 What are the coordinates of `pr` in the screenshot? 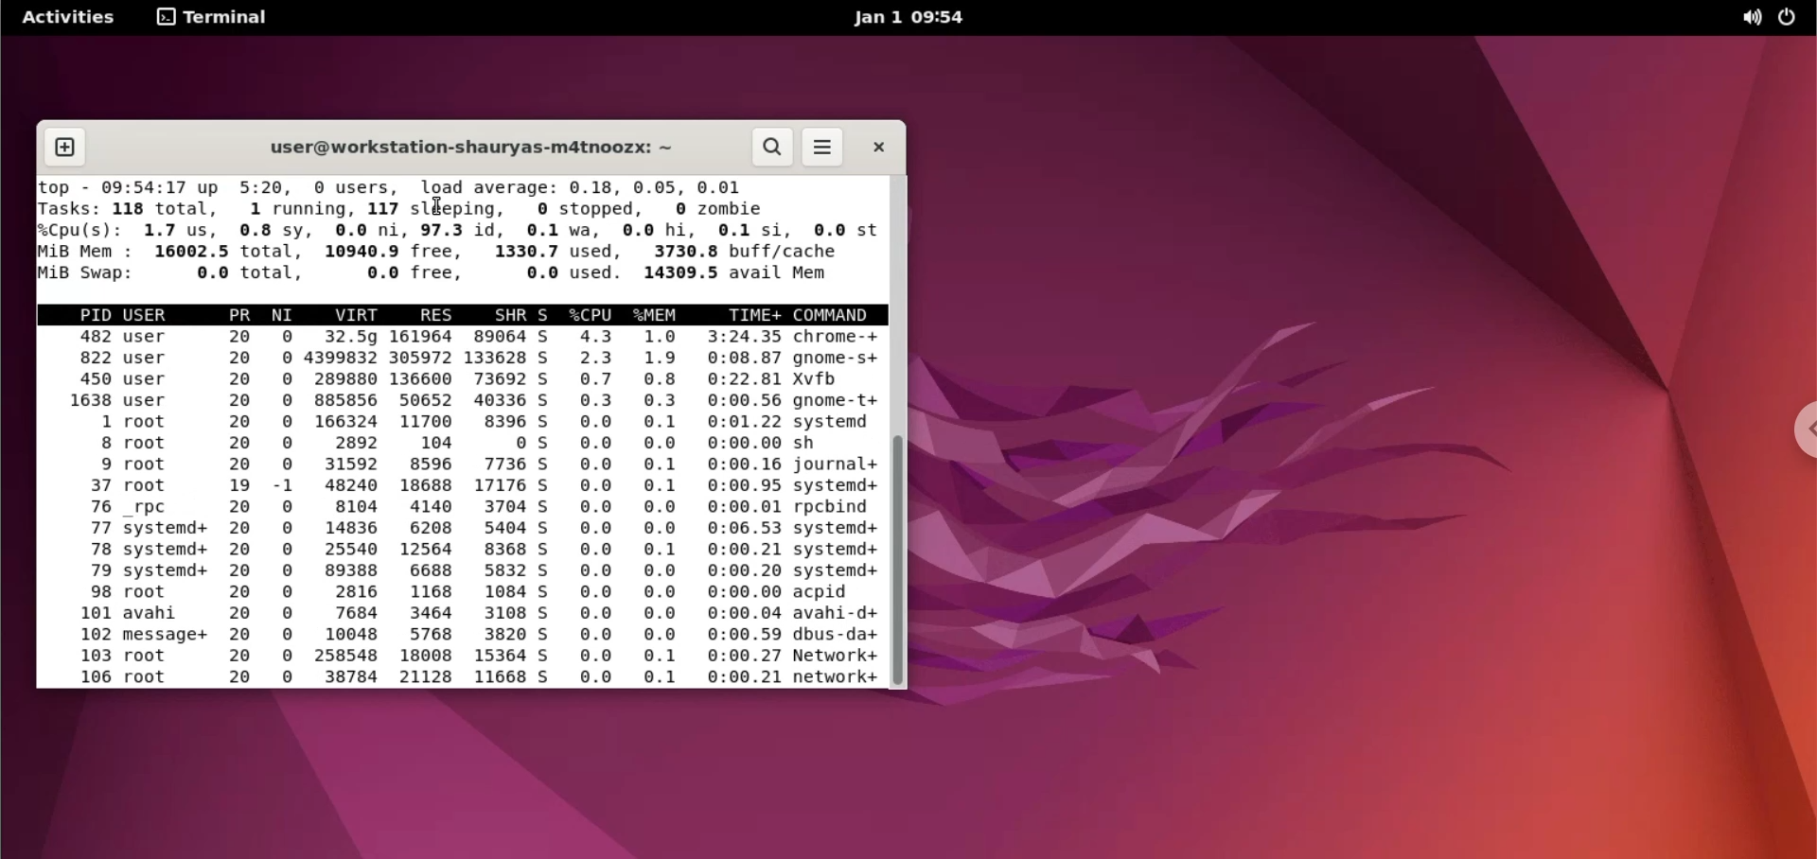 It's located at (243, 509).